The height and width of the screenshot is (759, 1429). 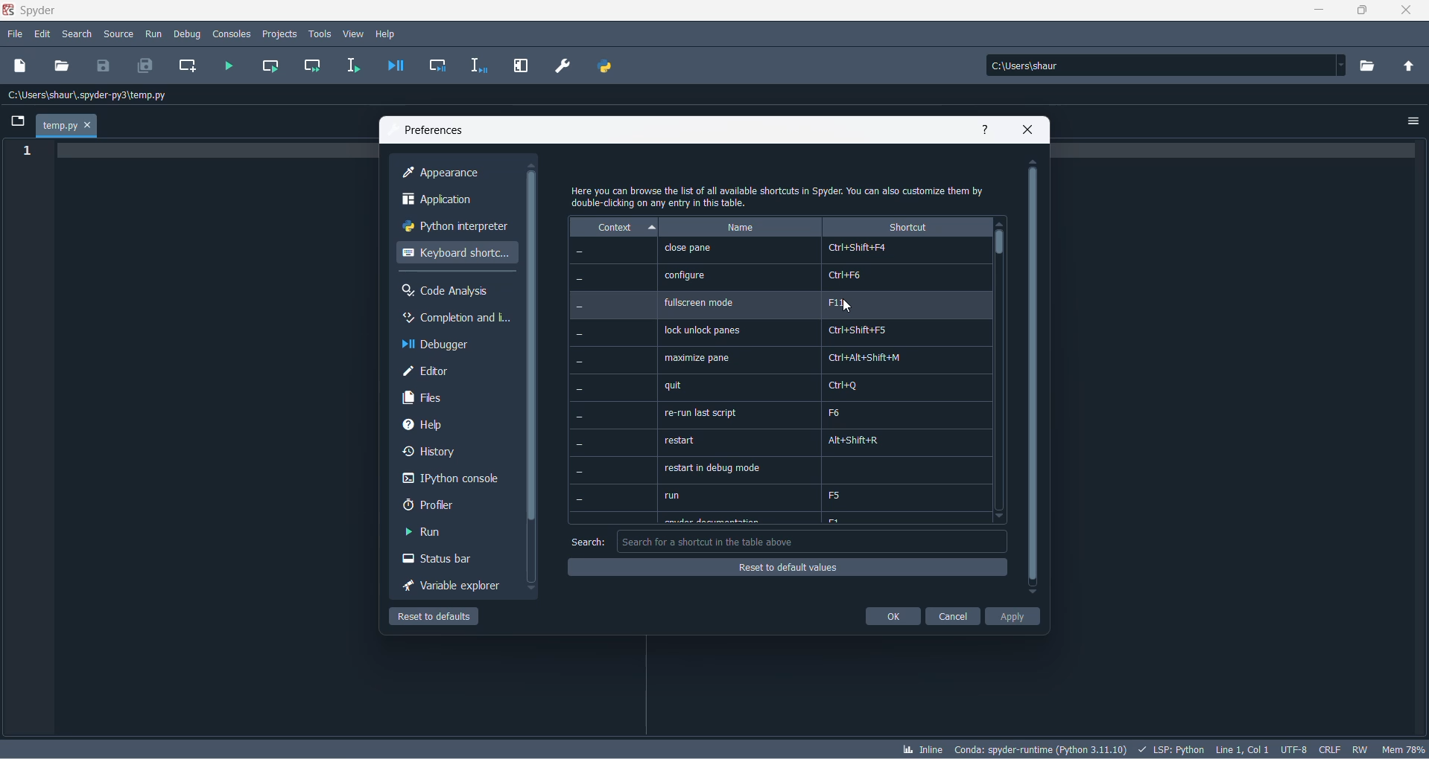 What do you see at coordinates (393, 67) in the screenshot?
I see `debug file` at bounding box center [393, 67].